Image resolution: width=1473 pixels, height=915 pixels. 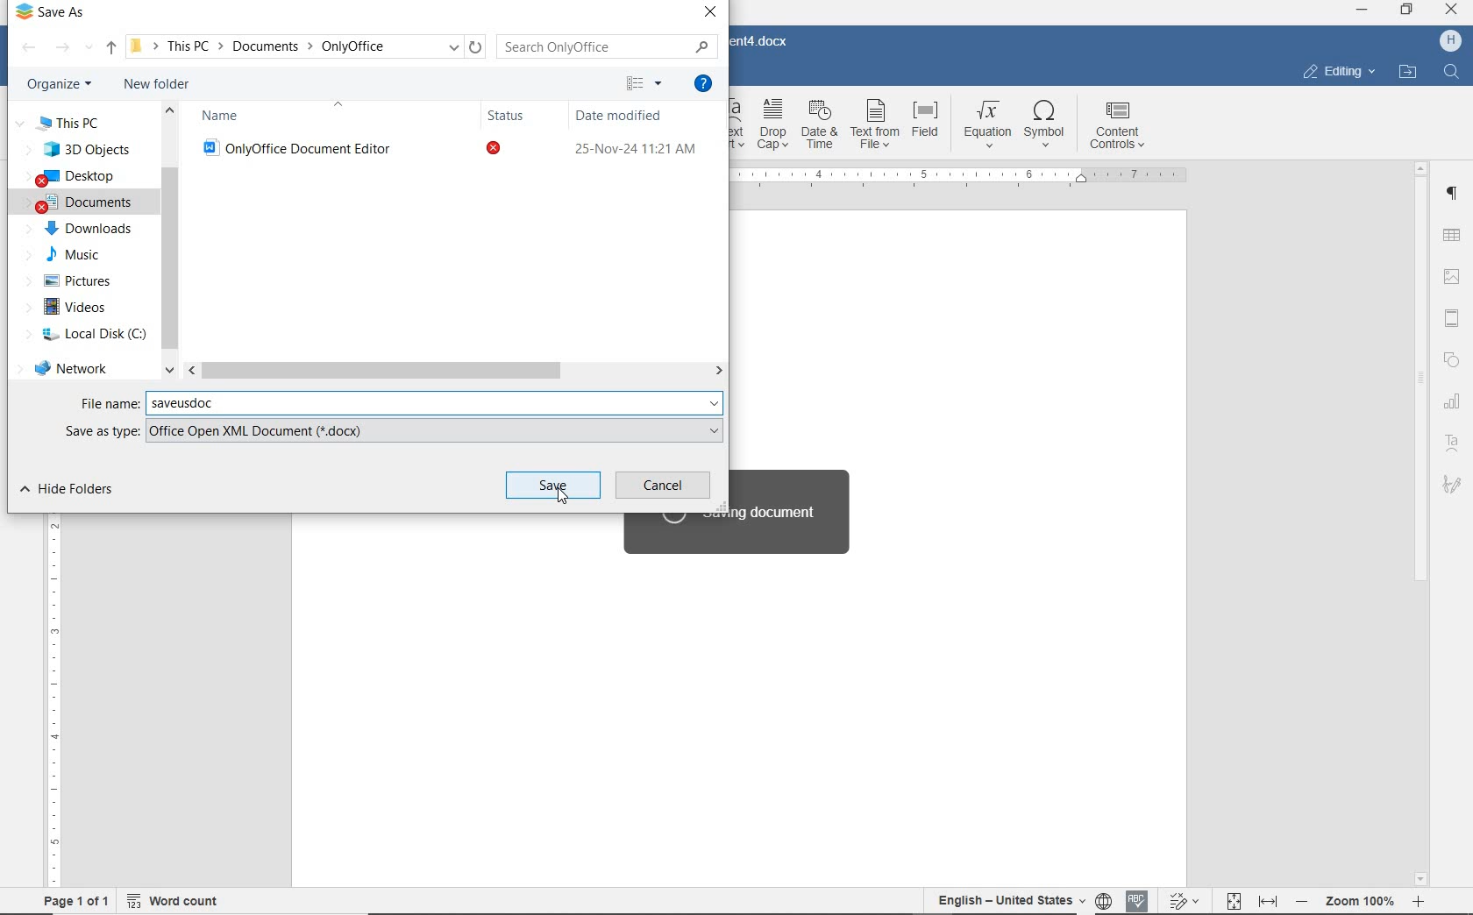 I want to click on drop cap, so click(x=772, y=123).